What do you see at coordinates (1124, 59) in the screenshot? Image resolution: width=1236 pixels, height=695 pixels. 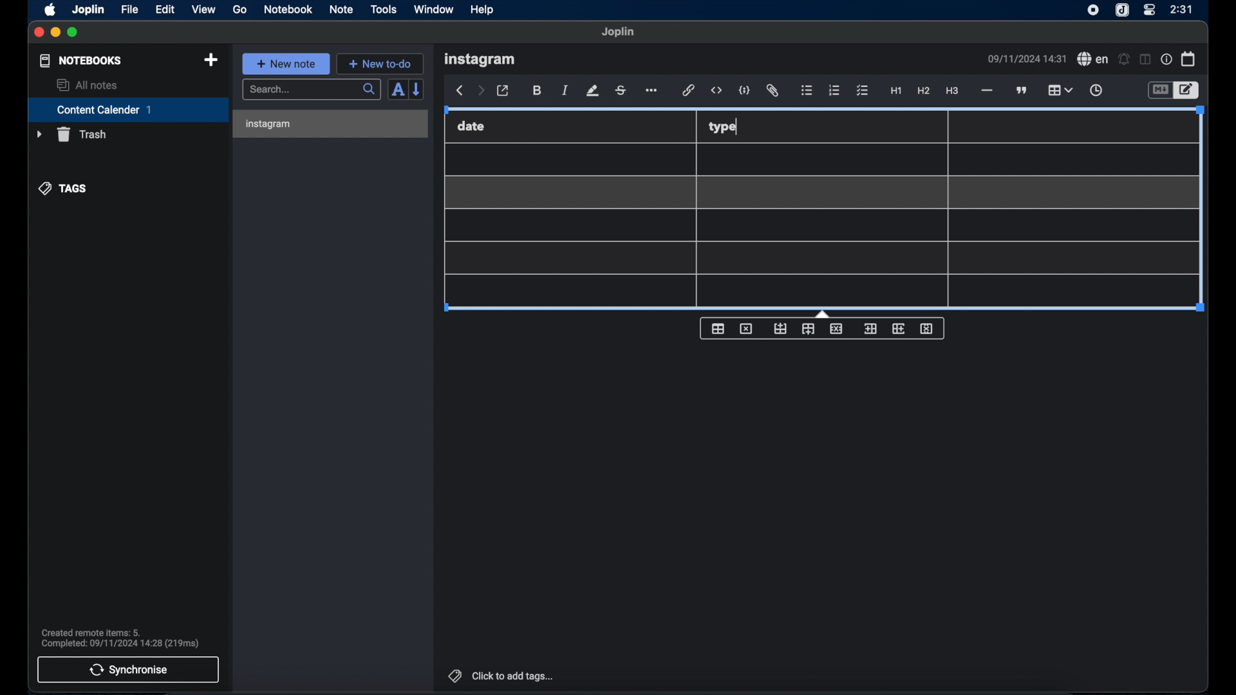 I see `set alarm` at bounding box center [1124, 59].